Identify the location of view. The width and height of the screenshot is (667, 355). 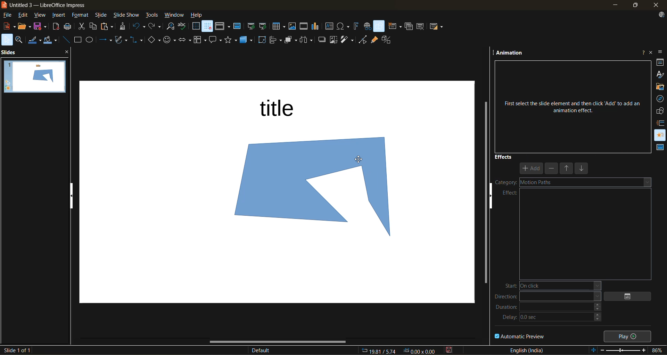
(40, 16).